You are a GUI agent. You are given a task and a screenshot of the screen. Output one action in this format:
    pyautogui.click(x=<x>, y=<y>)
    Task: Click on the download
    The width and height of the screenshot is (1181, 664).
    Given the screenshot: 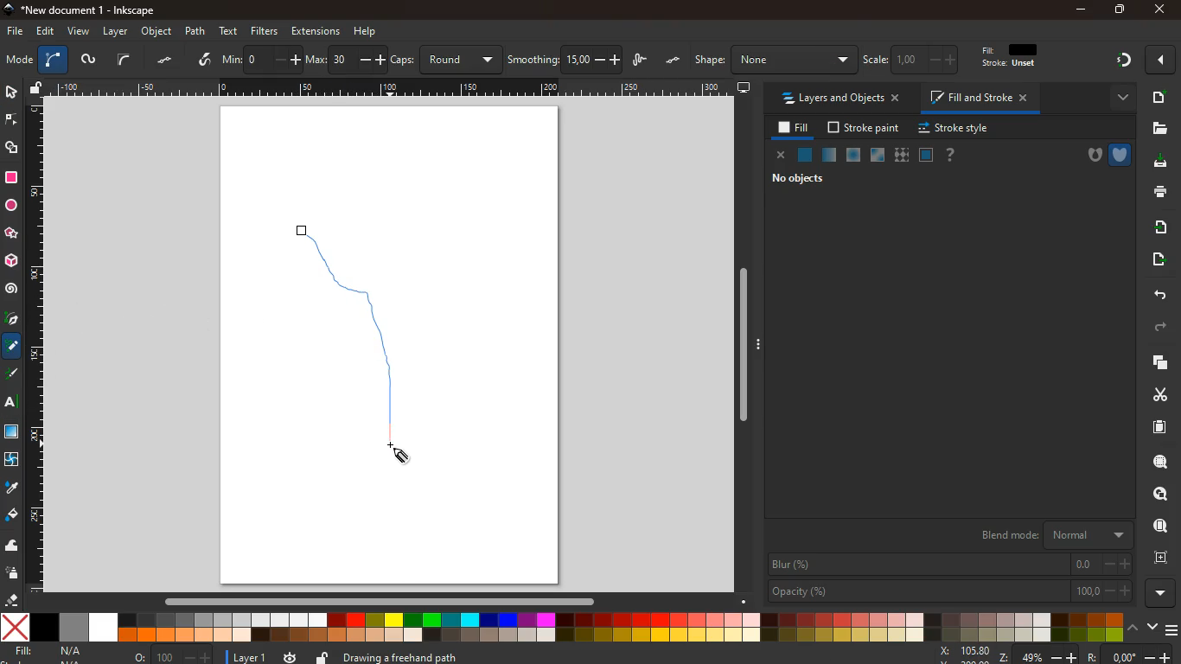 What is the action you would take?
    pyautogui.click(x=1158, y=163)
    